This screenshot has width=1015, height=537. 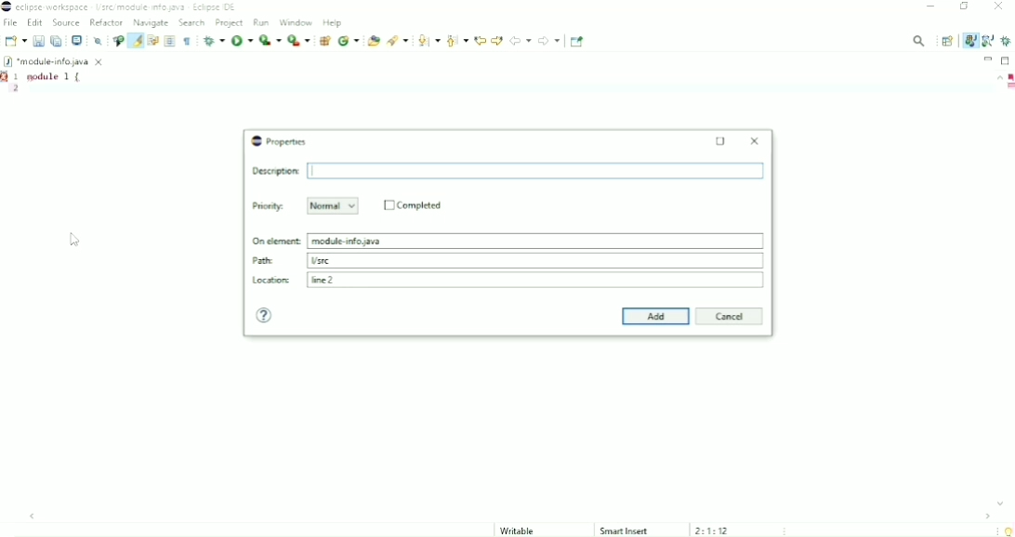 I want to click on Forward, so click(x=549, y=41).